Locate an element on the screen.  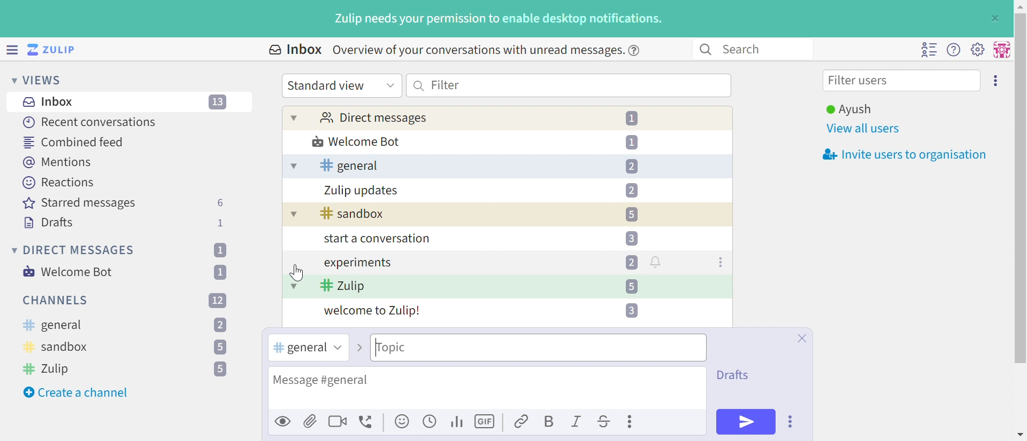
DIRECT MESSAGES is located at coordinates (80, 250).